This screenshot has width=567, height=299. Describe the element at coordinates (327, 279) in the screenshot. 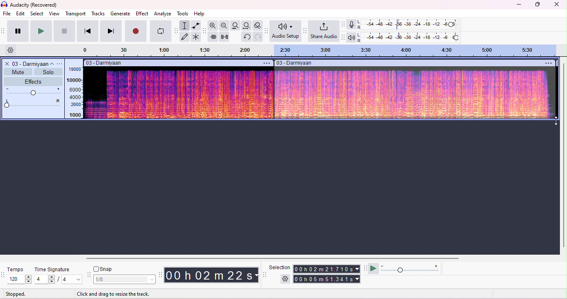

I see `selected time` at that location.